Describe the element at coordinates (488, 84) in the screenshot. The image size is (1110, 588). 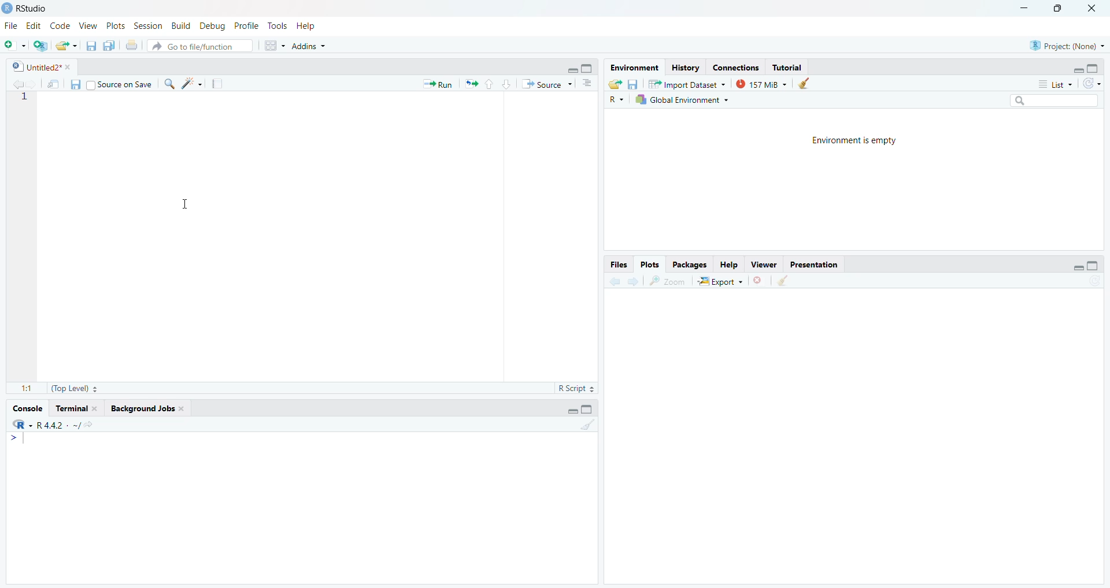
I see `go to previous section/chunk` at that location.